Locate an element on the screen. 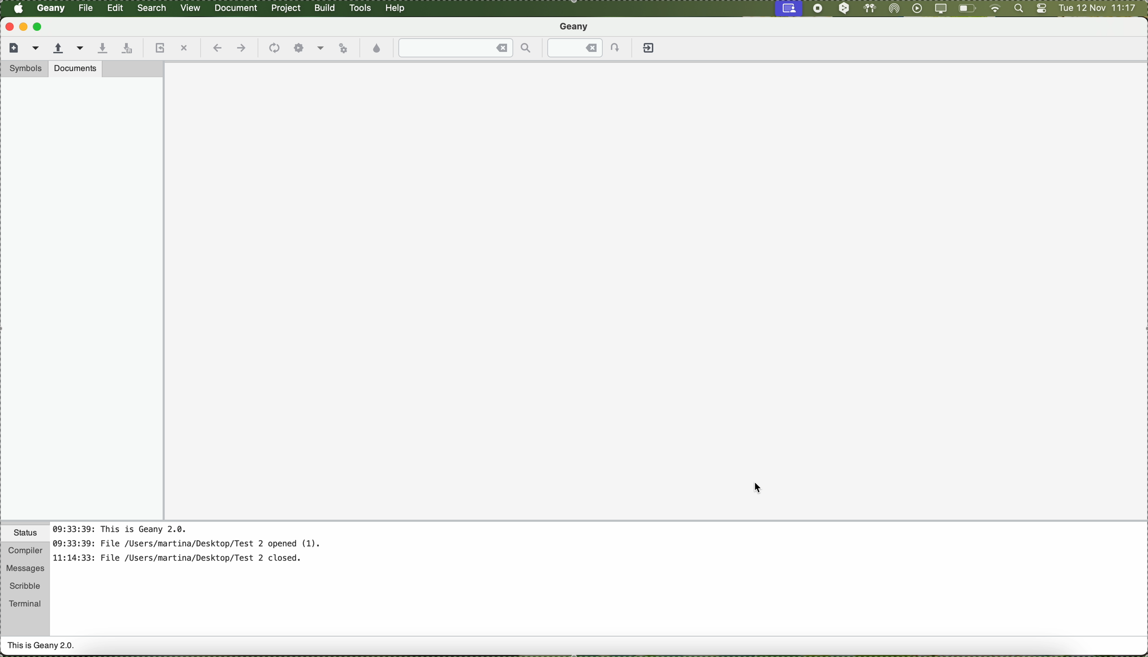  save all open files is located at coordinates (125, 49).